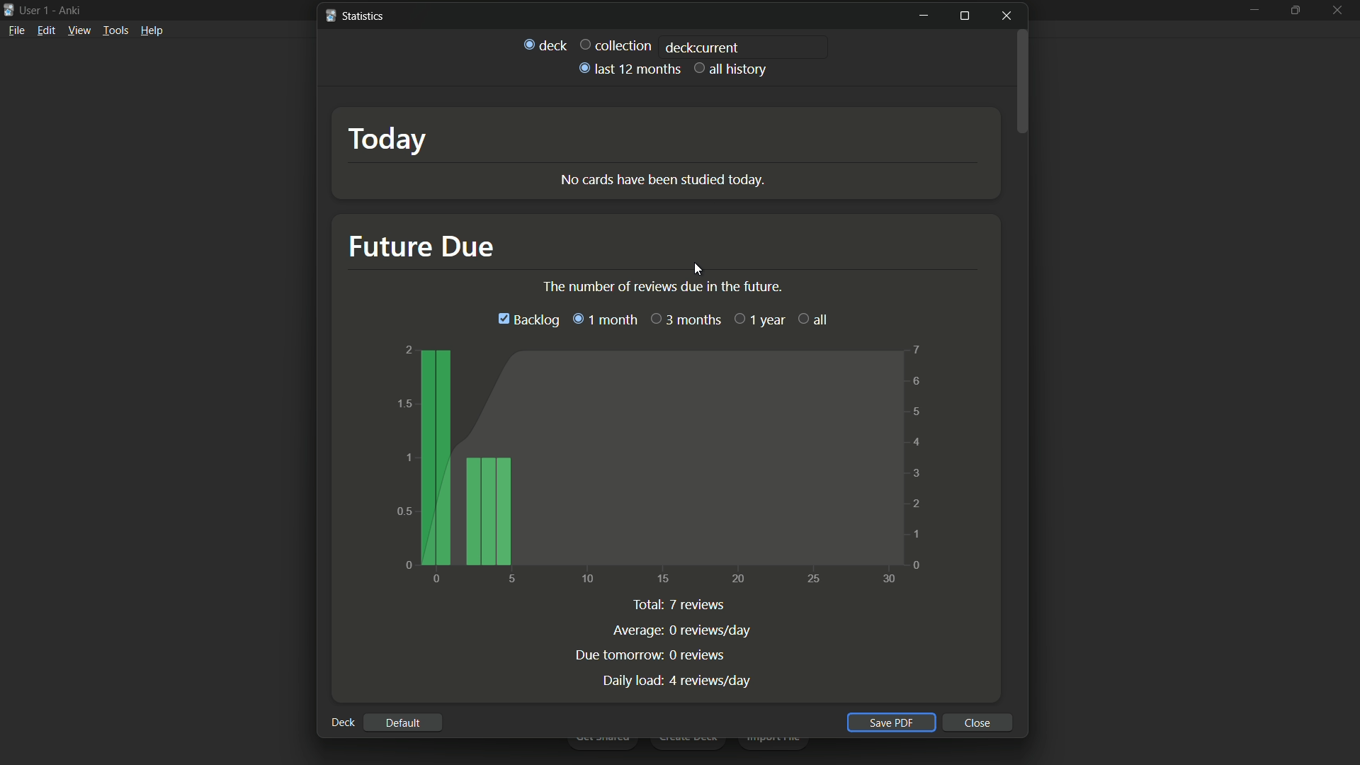  Describe the element at coordinates (888, 722) in the screenshot. I see `save pdf` at that location.